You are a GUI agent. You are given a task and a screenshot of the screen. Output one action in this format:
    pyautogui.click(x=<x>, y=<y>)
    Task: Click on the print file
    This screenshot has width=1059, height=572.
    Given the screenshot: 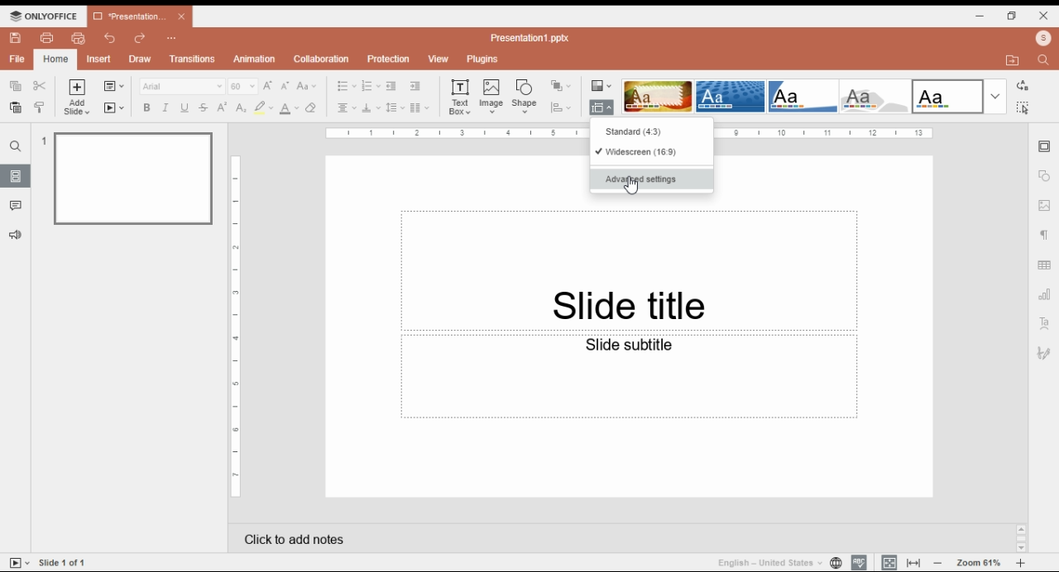 What is the action you would take?
    pyautogui.click(x=47, y=38)
    